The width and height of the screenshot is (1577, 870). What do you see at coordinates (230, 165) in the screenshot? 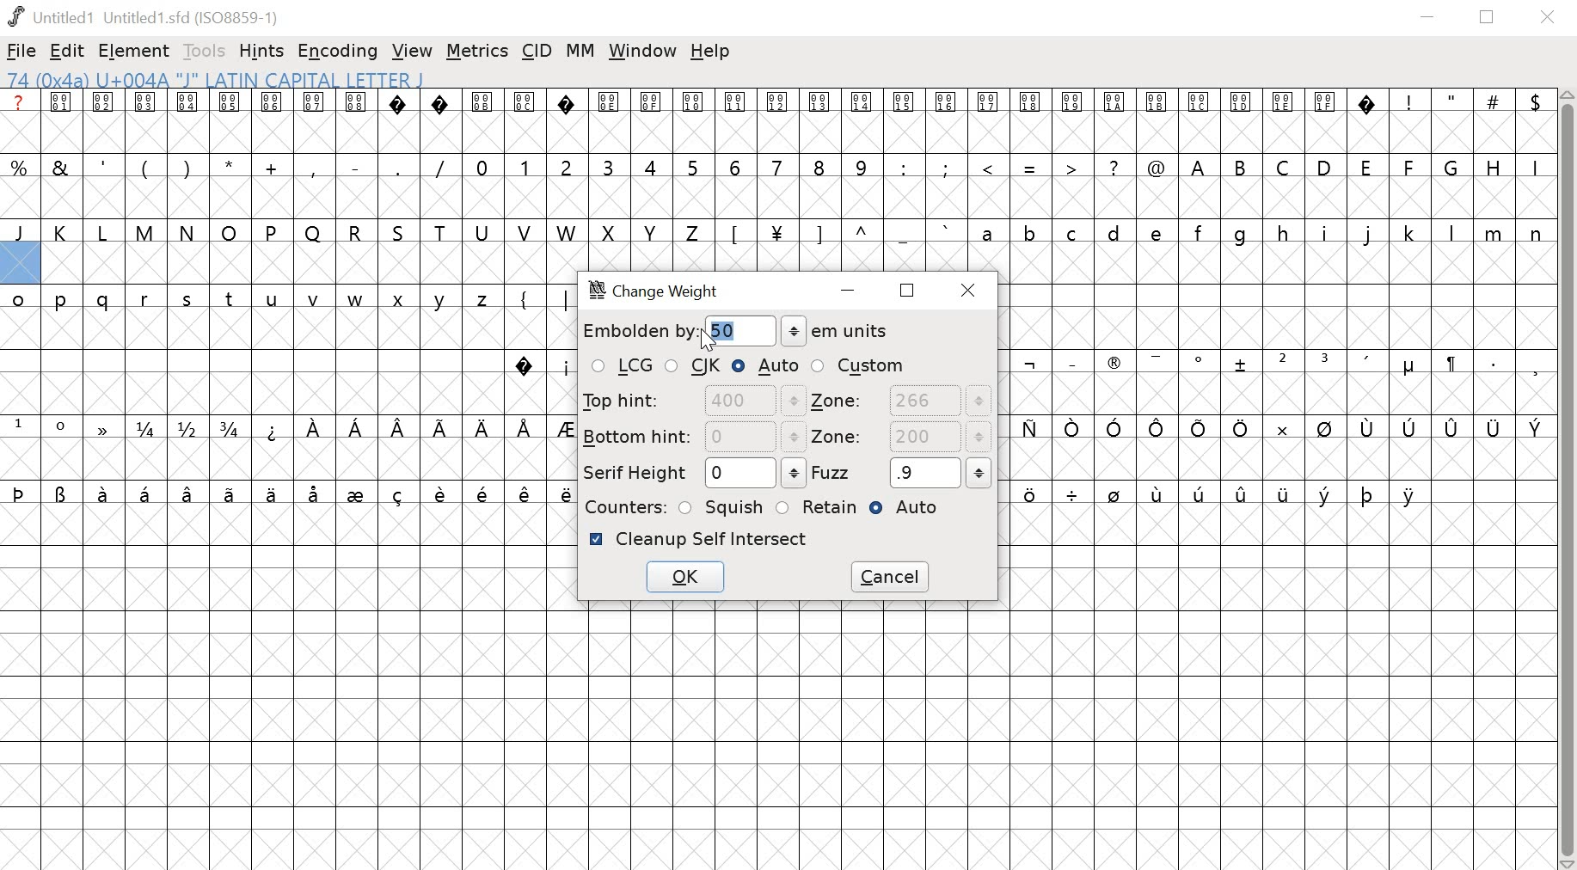
I see `special characters` at bounding box center [230, 165].